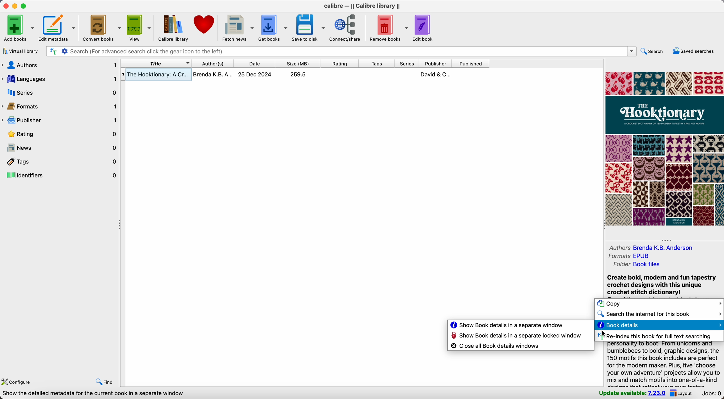 The width and height of the screenshot is (724, 399). I want to click on donate, so click(205, 24).